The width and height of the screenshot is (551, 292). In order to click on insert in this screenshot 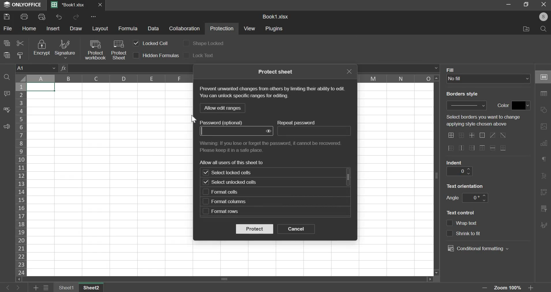, I will do `click(53, 28)`.